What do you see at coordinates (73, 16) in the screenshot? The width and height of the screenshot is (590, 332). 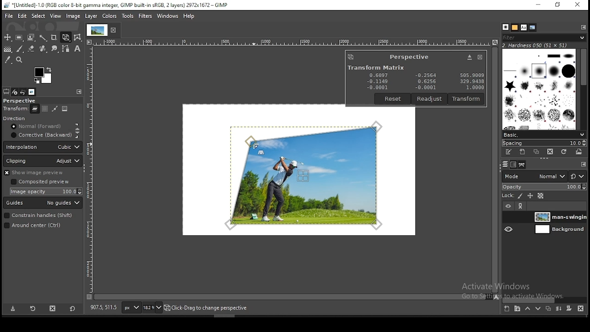 I see `image` at bounding box center [73, 16].